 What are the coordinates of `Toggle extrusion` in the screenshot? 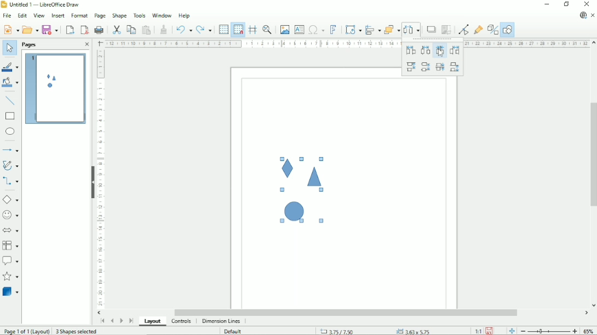 It's located at (493, 30).